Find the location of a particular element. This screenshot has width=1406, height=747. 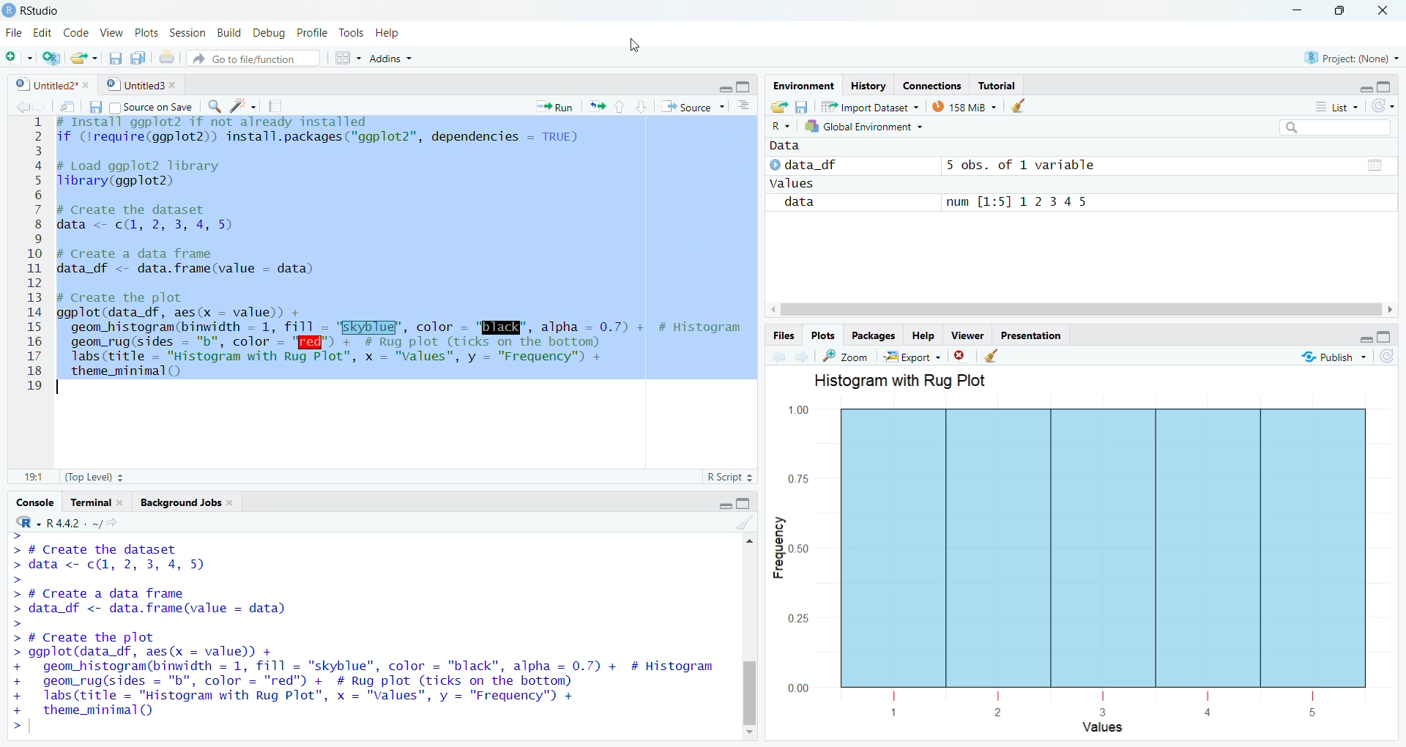

Save current document is located at coordinates (113, 58).